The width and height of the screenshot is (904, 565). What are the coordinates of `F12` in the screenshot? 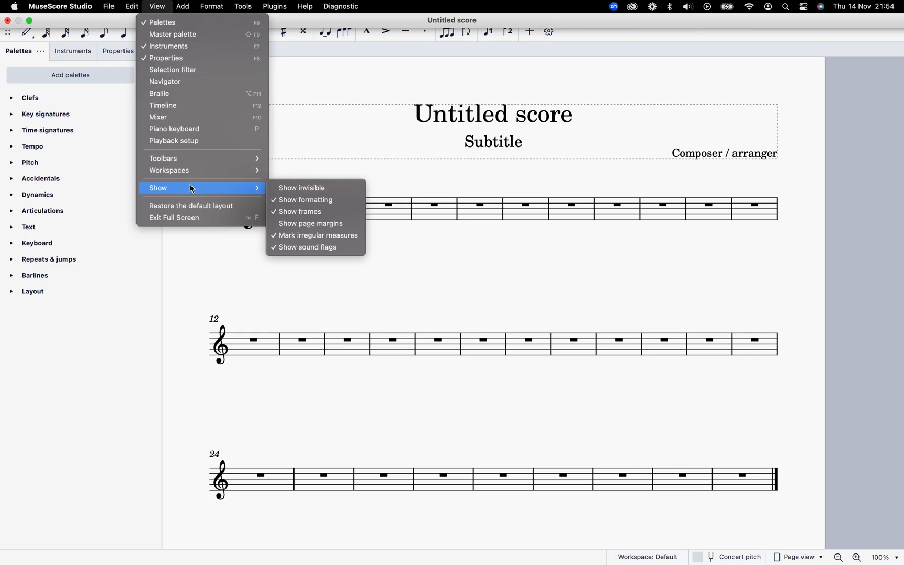 It's located at (261, 107).